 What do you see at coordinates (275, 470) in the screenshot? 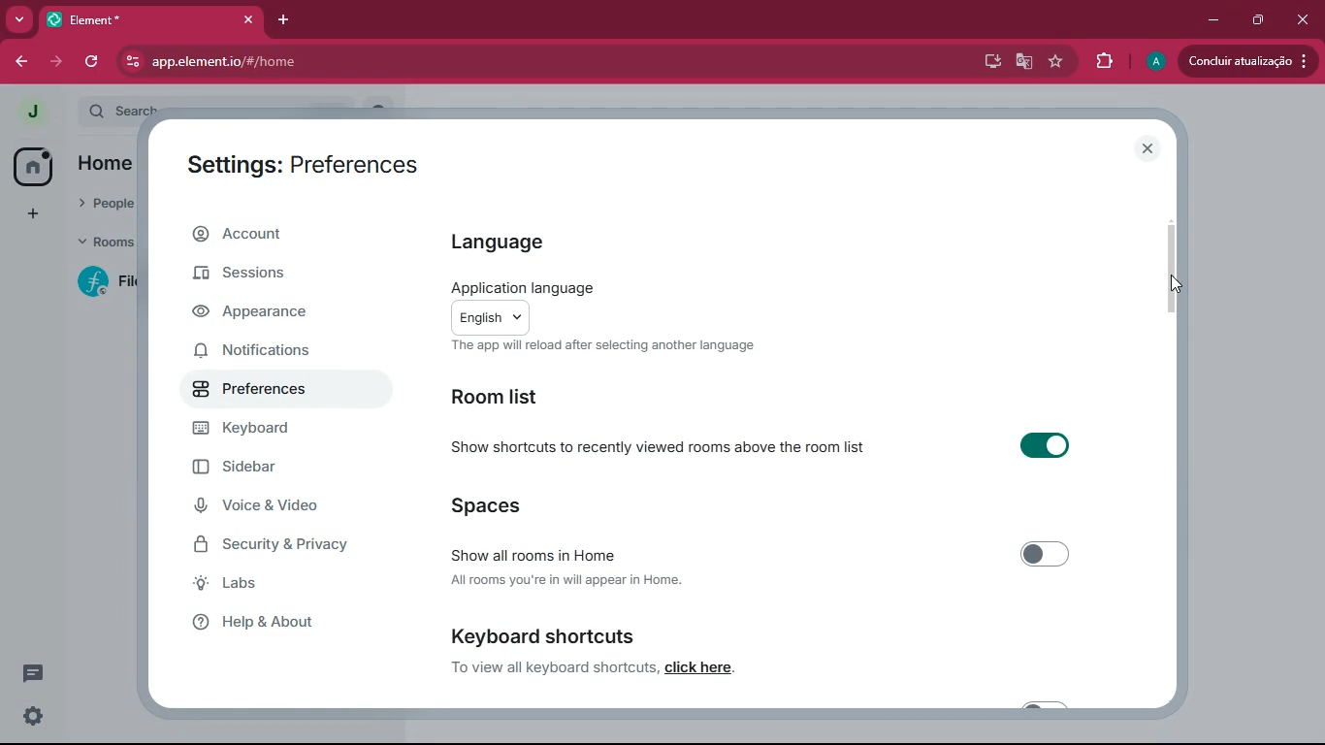
I see `sidebar` at bounding box center [275, 470].